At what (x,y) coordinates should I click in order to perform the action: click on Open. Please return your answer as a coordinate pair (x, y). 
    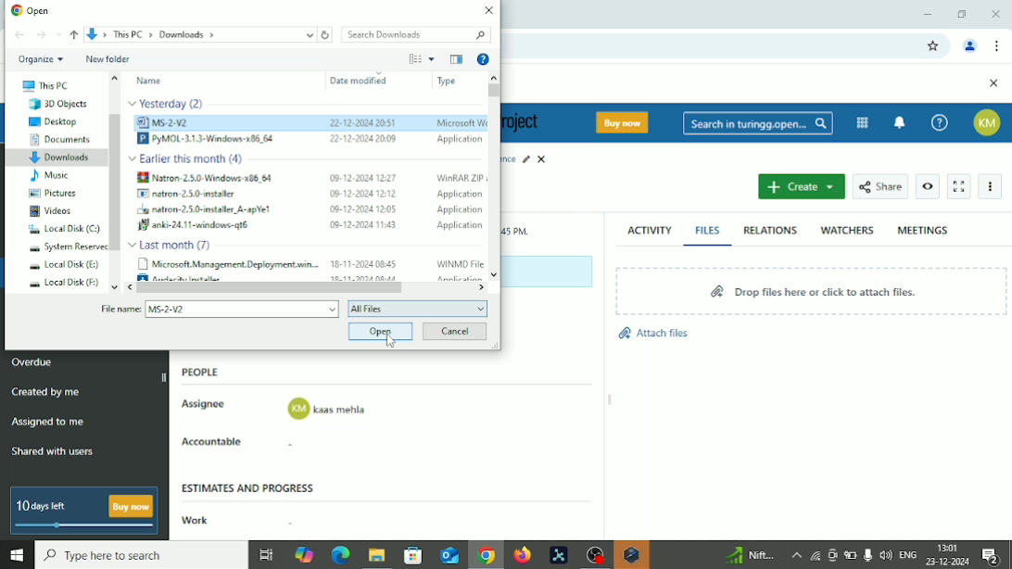
    Looking at the image, I should click on (382, 332).